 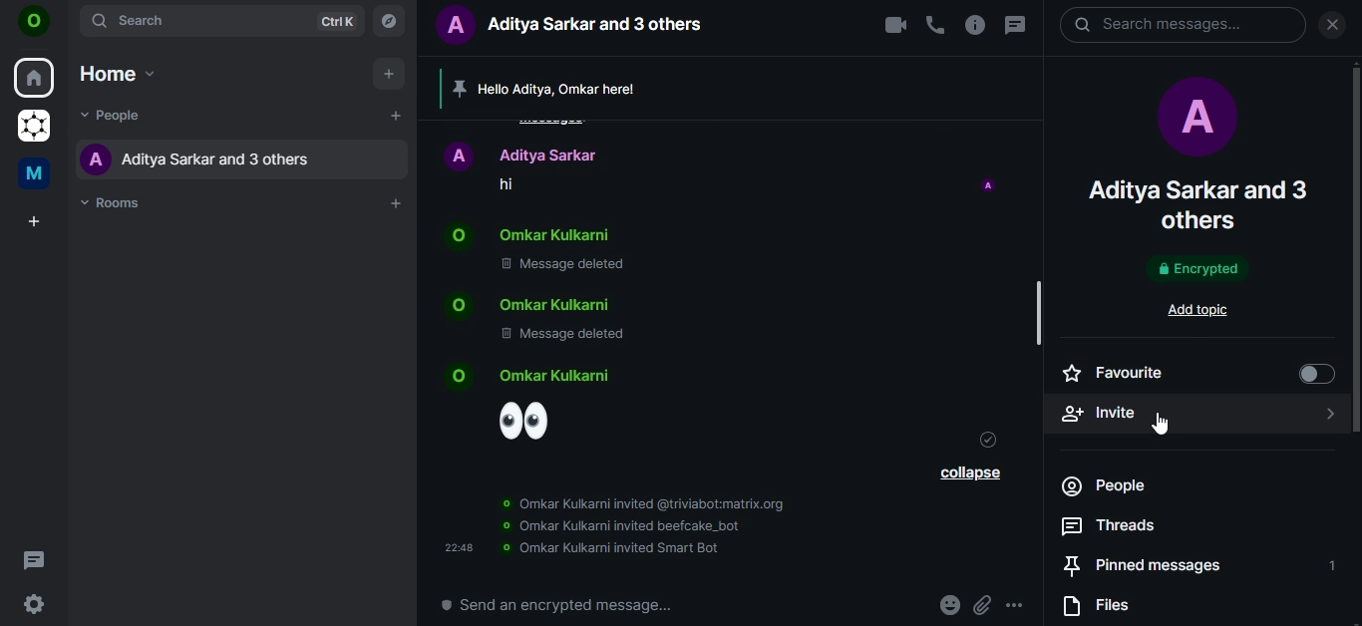 I want to click on  chat messages, so click(x=660, y=321).